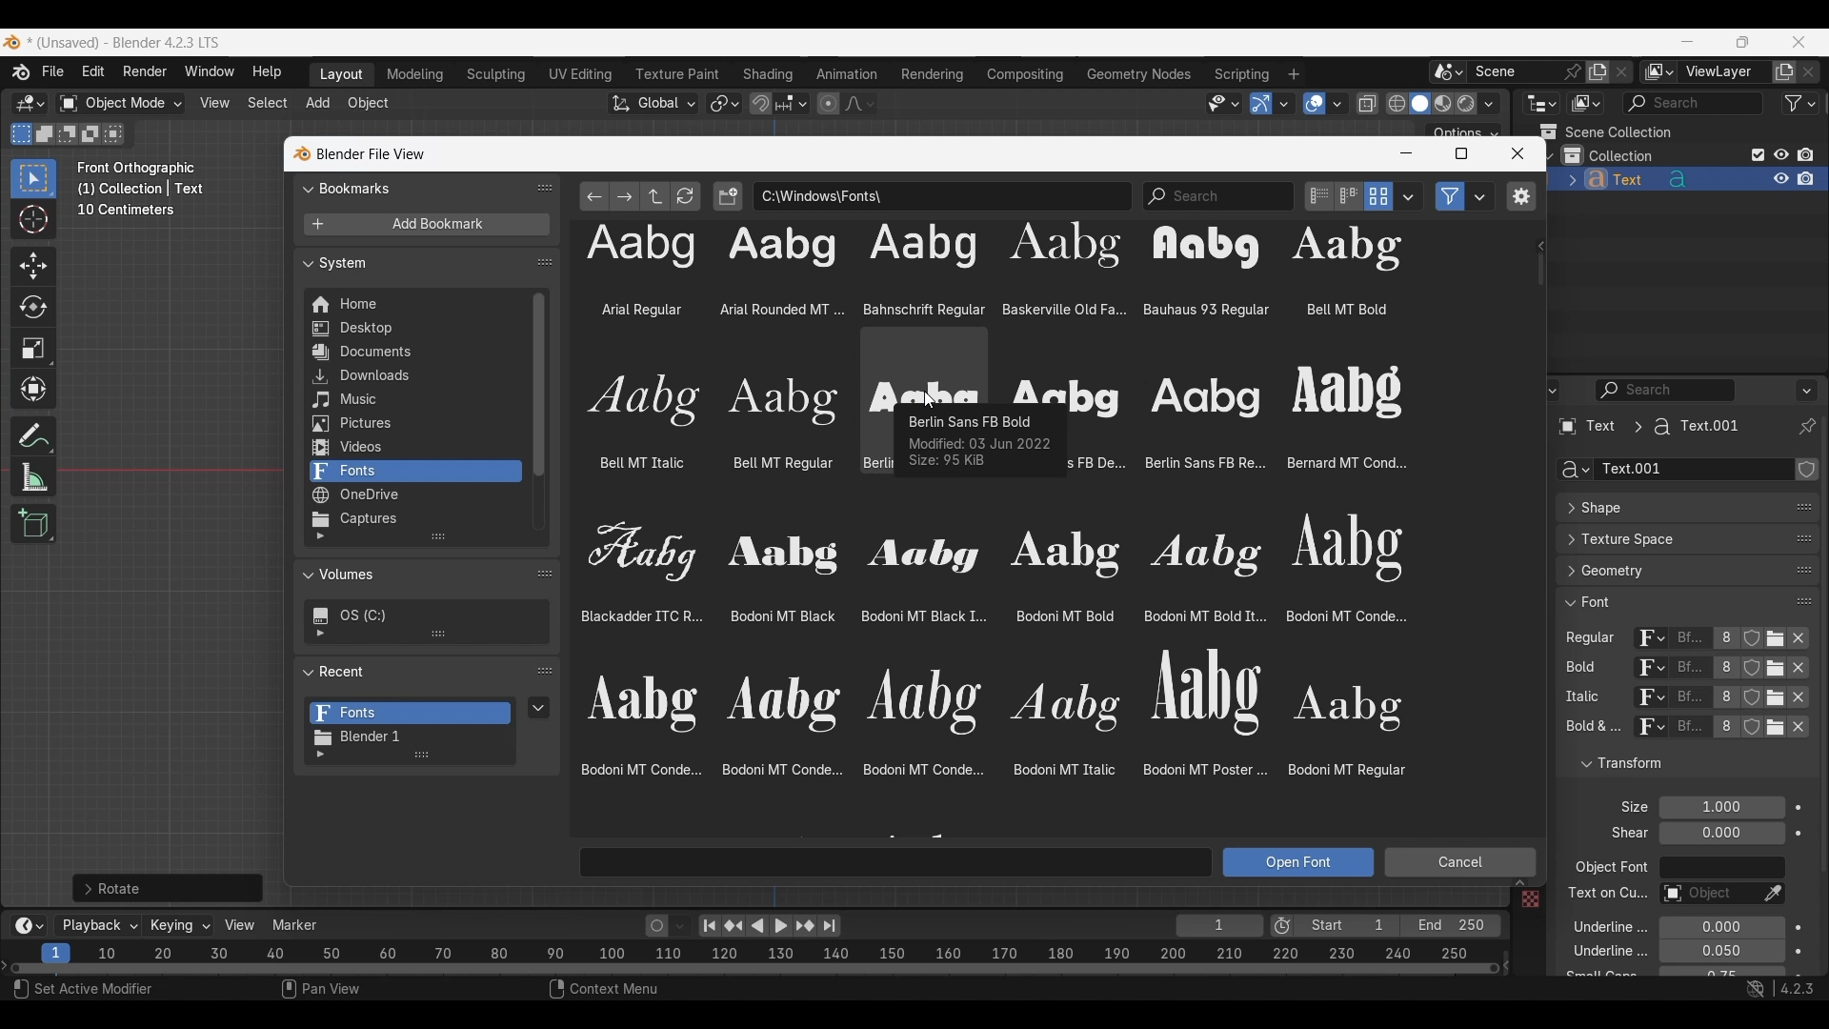  What do you see at coordinates (1026, 74) in the screenshot?
I see `Compositing workspace` at bounding box center [1026, 74].